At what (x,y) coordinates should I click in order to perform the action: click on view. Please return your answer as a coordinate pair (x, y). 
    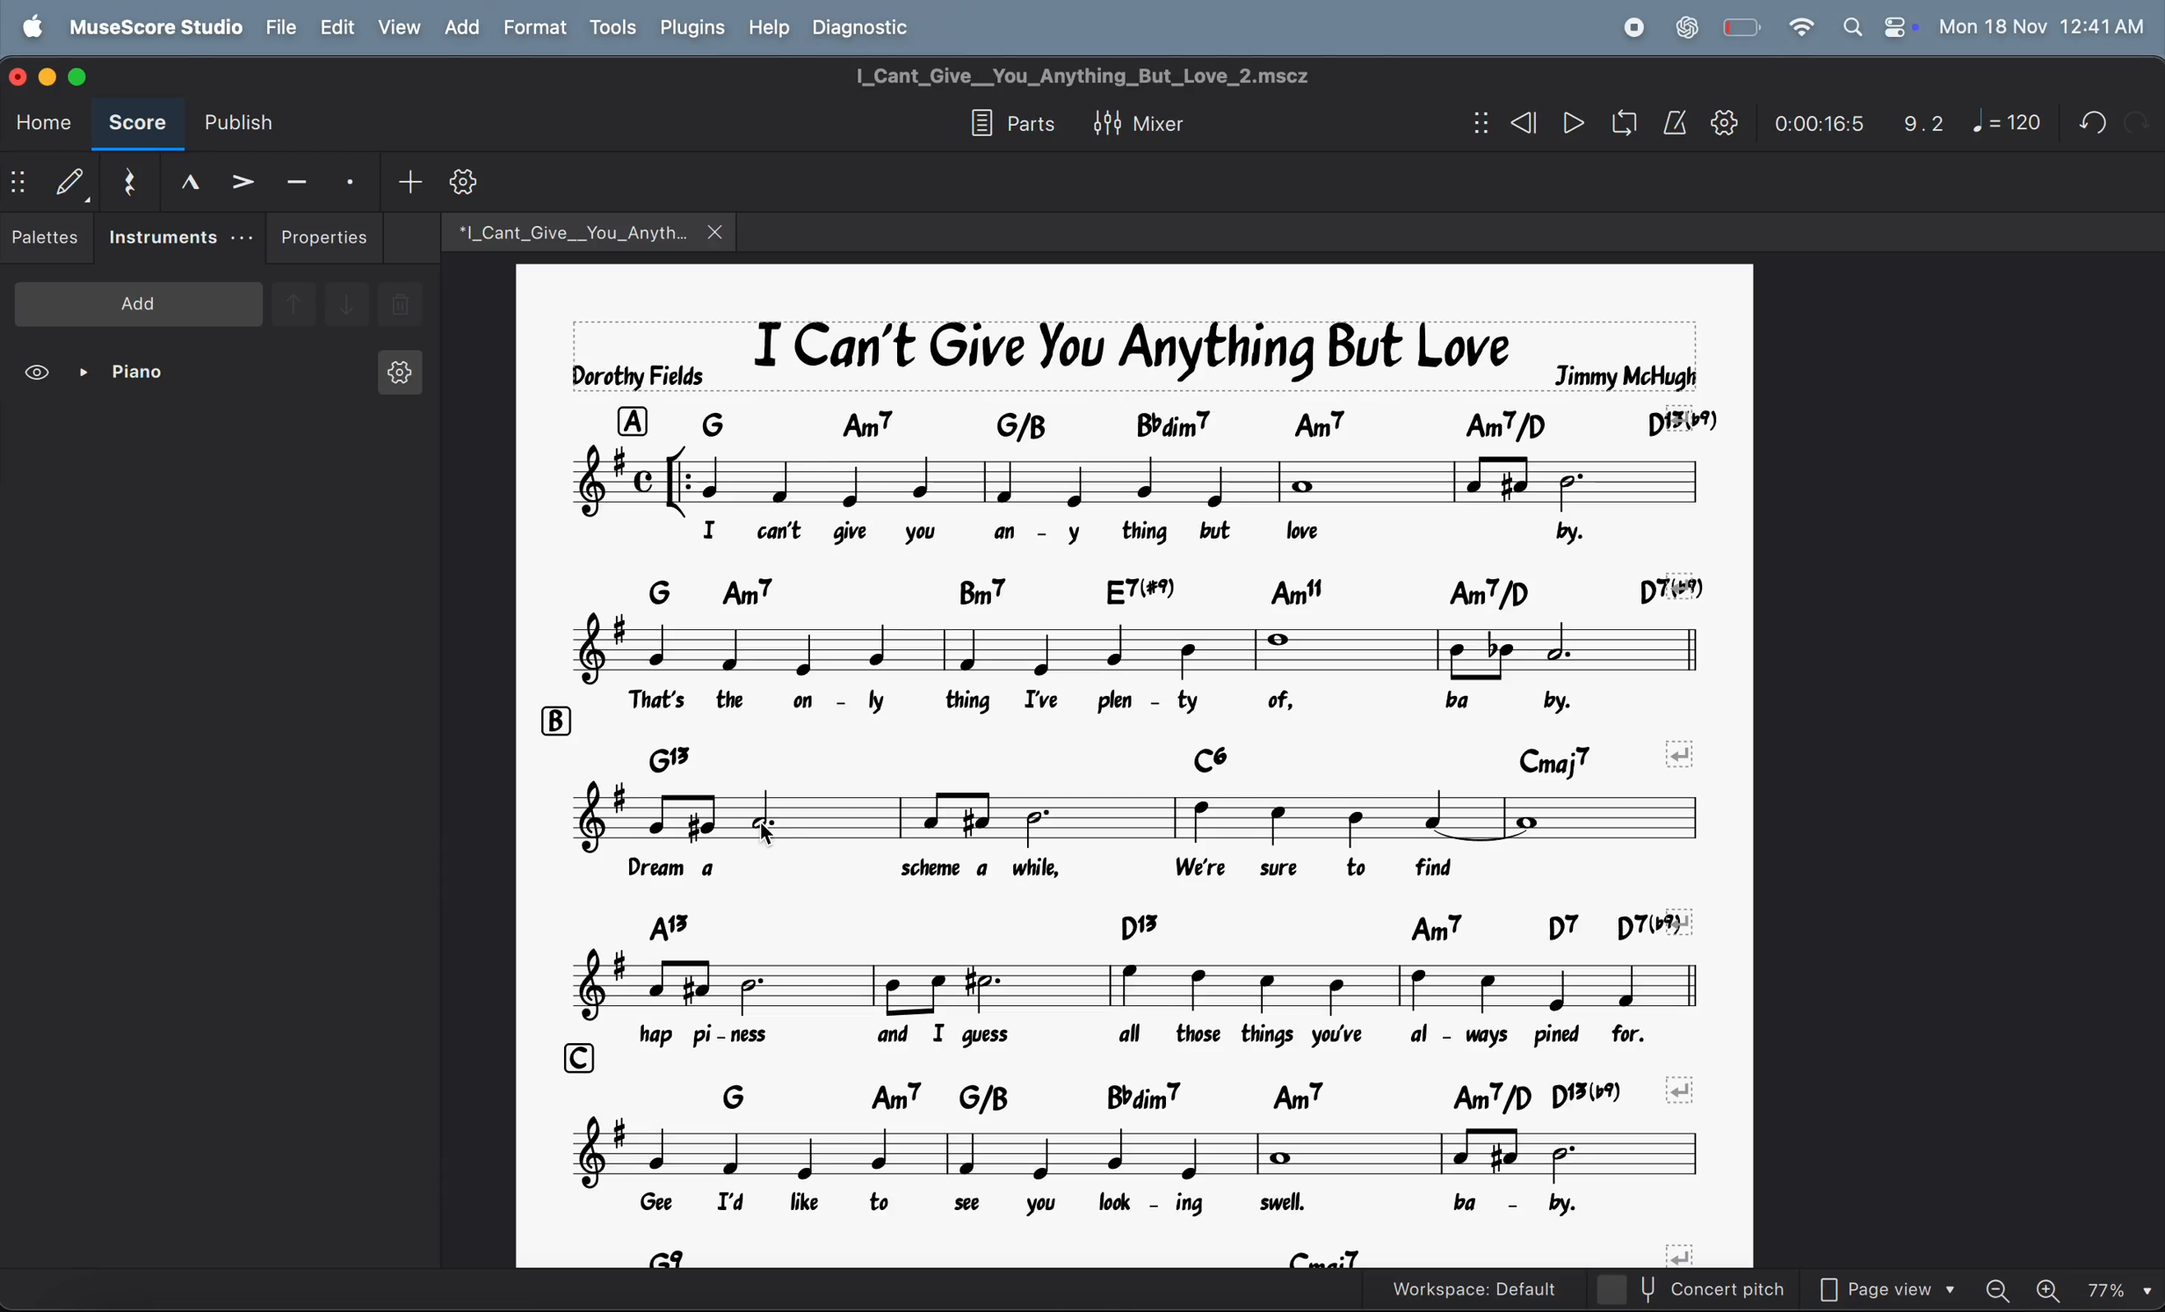
    Looking at the image, I should click on (36, 369).